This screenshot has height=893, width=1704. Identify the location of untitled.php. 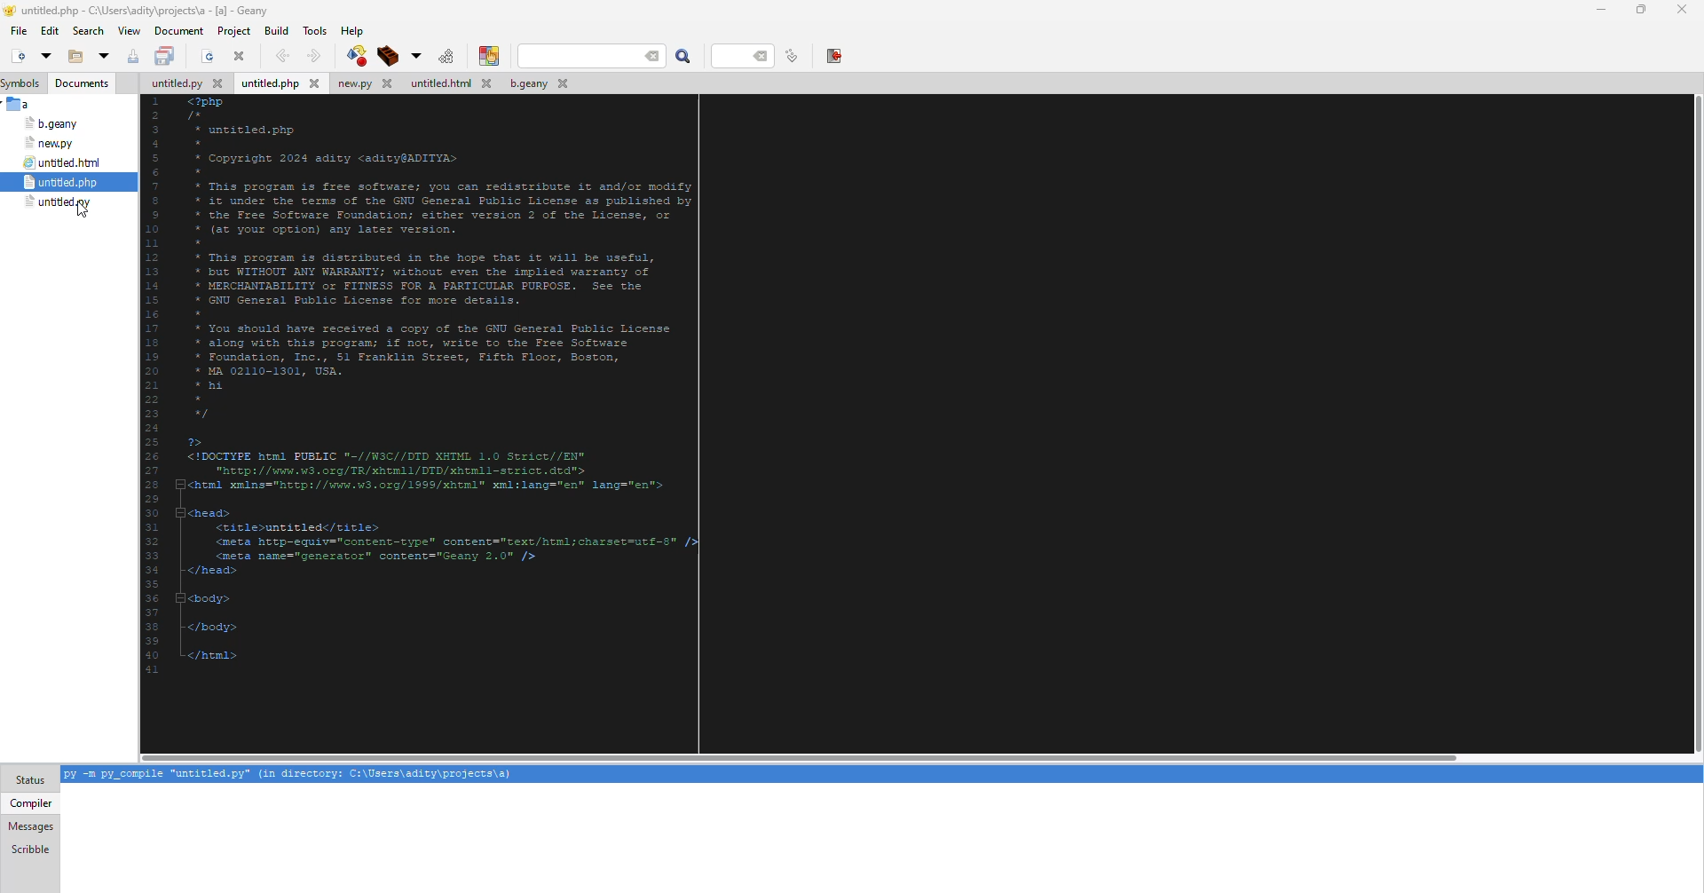
(63, 182).